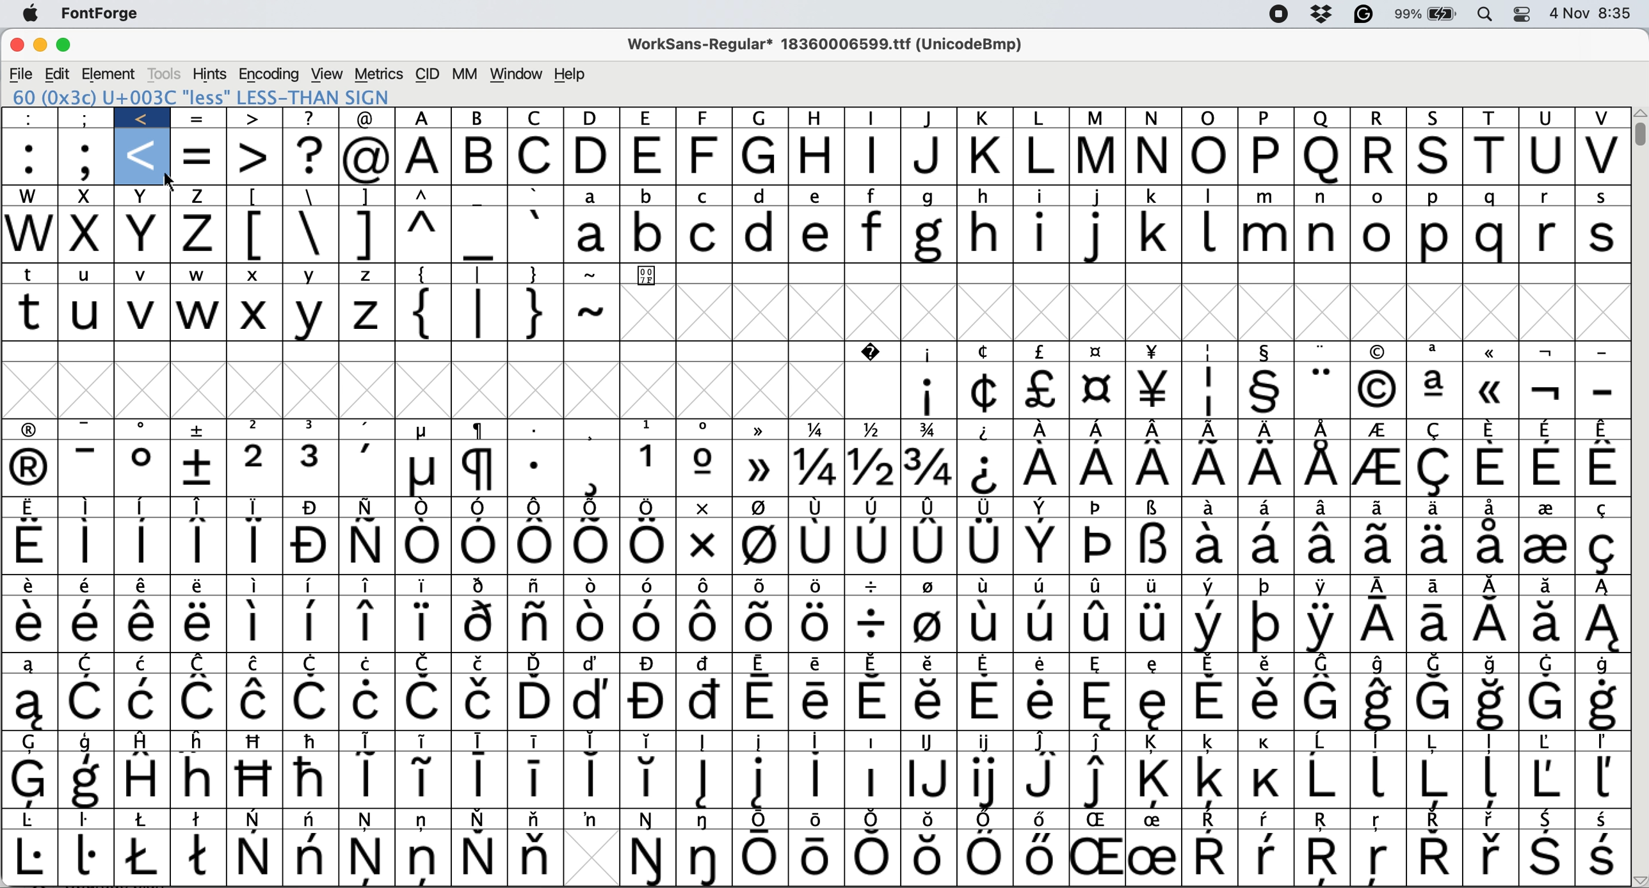 The height and width of the screenshot is (888, 1649). What do you see at coordinates (1265, 859) in the screenshot?
I see `Symbol` at bounding box center [1265, 859].